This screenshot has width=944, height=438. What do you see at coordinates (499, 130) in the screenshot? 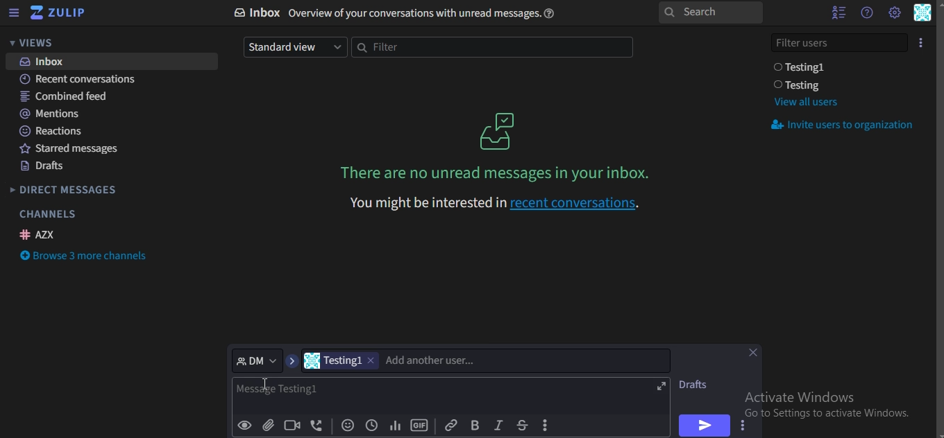
I see `icon` at bounding box center [499, 130].